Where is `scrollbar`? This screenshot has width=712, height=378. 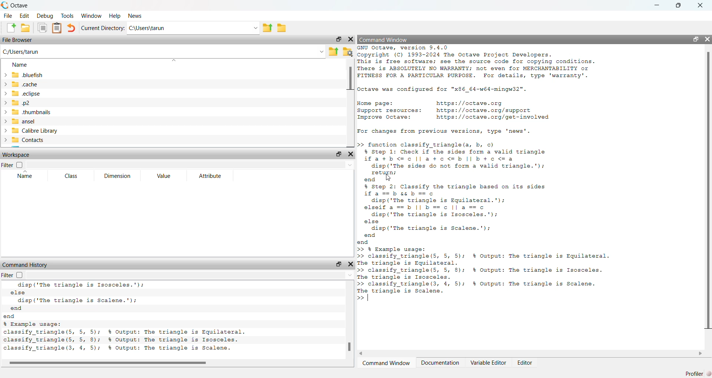
scrollbar is located at coordinates (350, 347).